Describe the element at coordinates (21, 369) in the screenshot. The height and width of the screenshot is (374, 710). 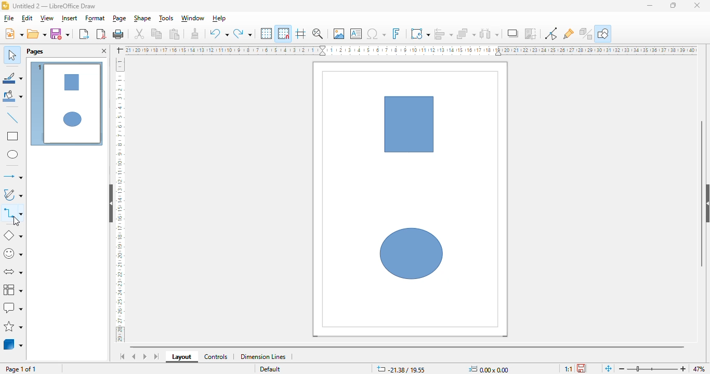
I see `page 1 of 1` at that location.